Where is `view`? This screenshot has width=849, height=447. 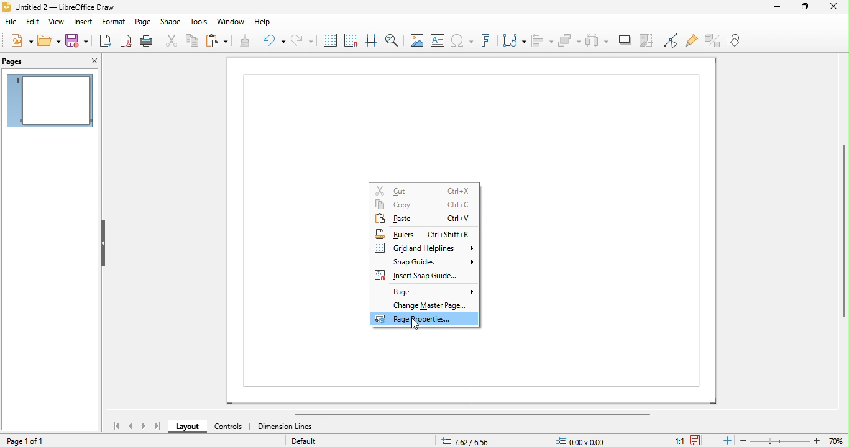 view is located at coordinates (57, 22).